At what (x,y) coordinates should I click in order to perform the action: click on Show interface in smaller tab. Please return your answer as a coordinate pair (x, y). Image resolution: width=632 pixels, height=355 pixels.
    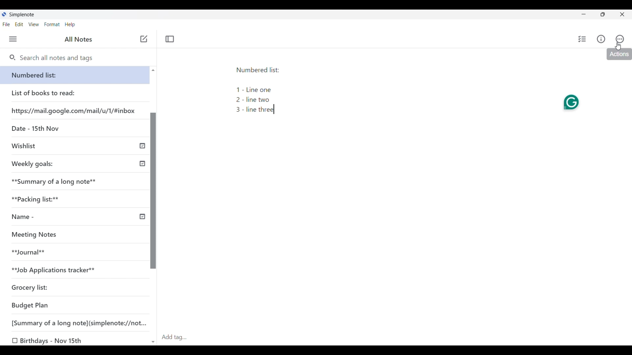
    Looking at the image, I should click on (603, 14).